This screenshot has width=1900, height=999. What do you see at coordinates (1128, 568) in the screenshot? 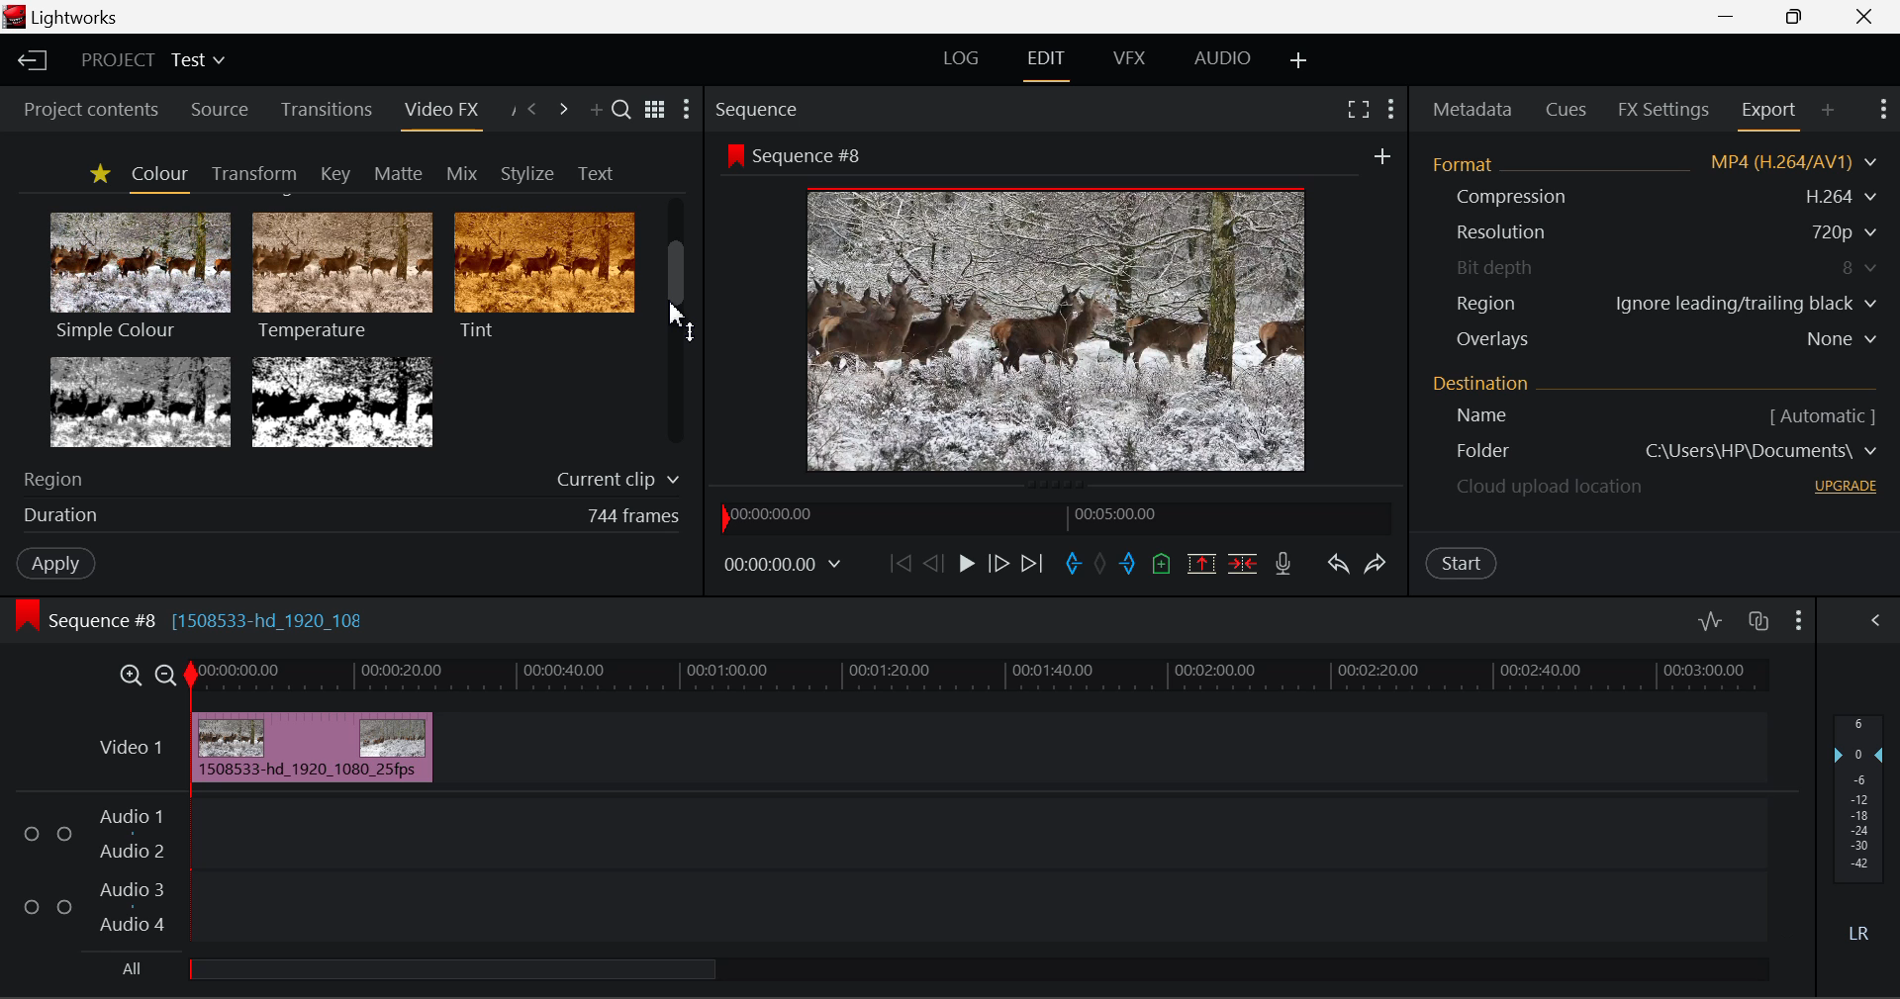
I see `Mark Out` at bounding box center [1128, 568].